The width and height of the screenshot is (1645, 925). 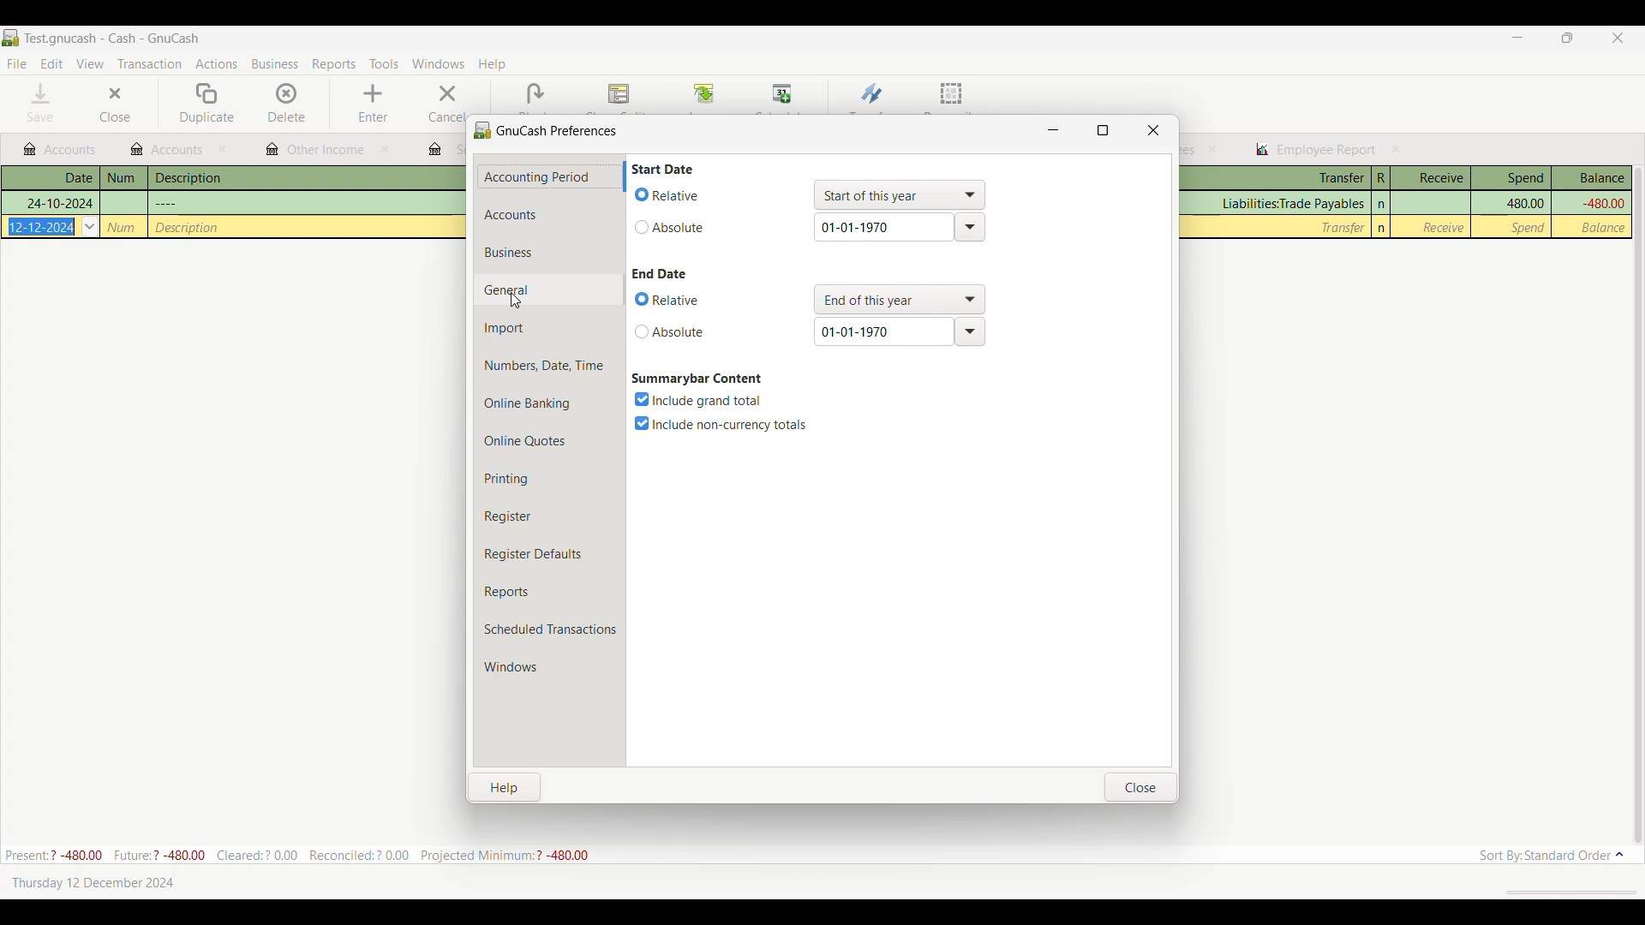 What do you see at coordinates (550, 630) in the screenshot?
I see `Scheduled transactions` at bounding box center [550, 630].